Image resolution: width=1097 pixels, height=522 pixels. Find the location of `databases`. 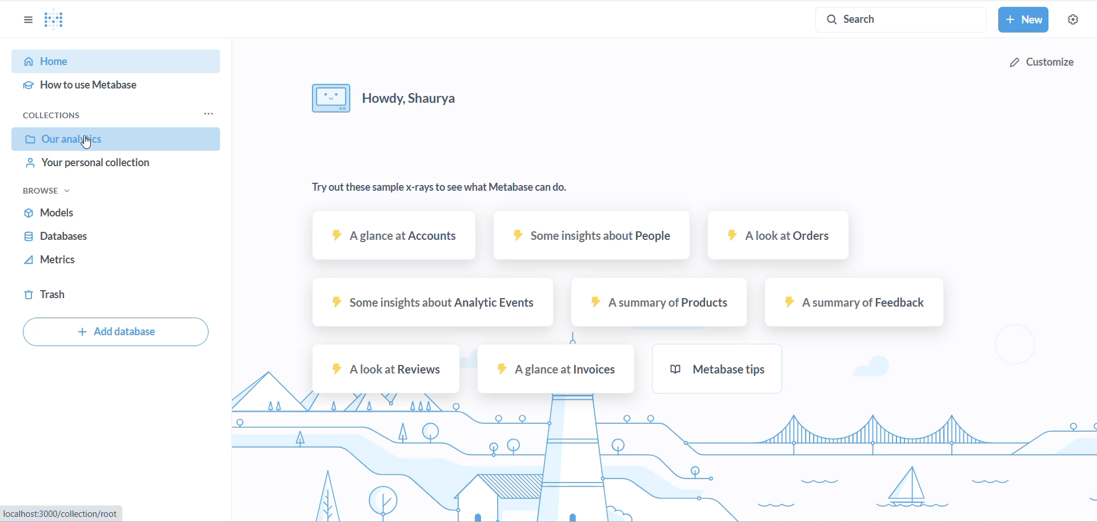

databases is located at coordinates (107, 237).